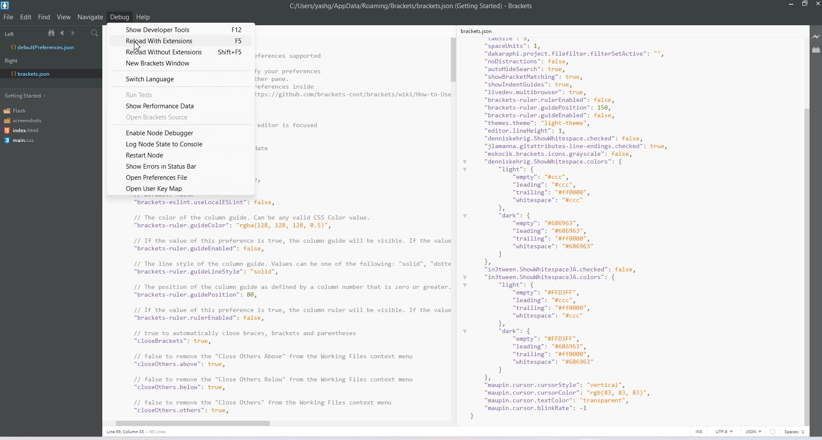 The width and height of the screenshot is (822, 440). Describe the element at coordinates (179, 155) in the screenshot. I see `restart Node` at that location.